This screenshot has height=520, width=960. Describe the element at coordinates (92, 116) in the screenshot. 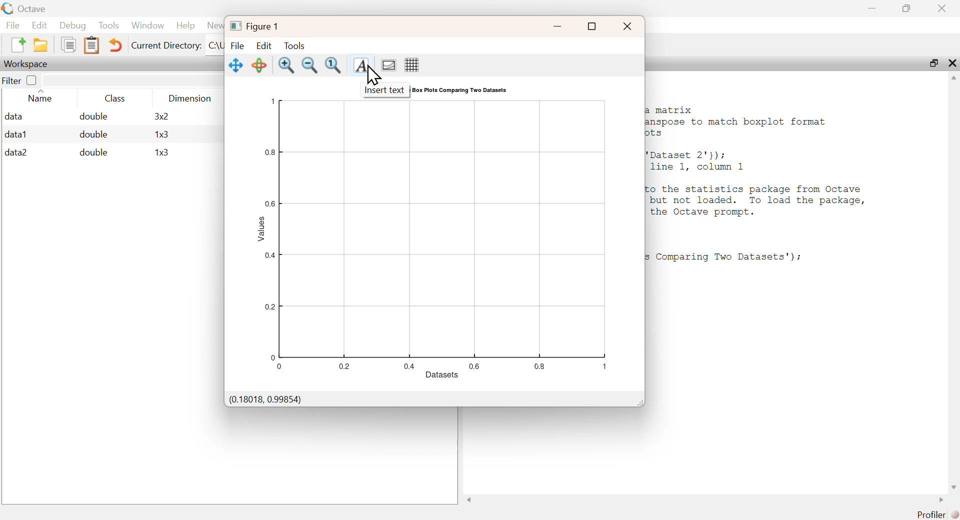

I see `double` at that location.